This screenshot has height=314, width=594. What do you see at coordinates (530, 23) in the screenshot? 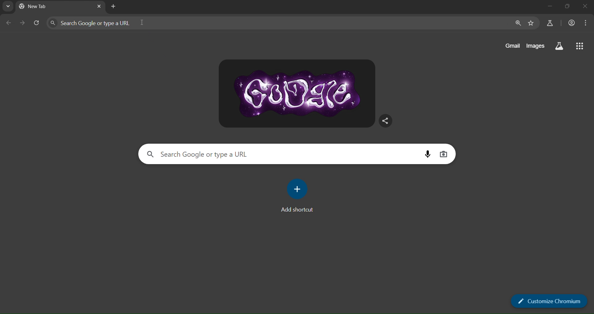
I see `bookmark page` at bounding box center [530, 23].